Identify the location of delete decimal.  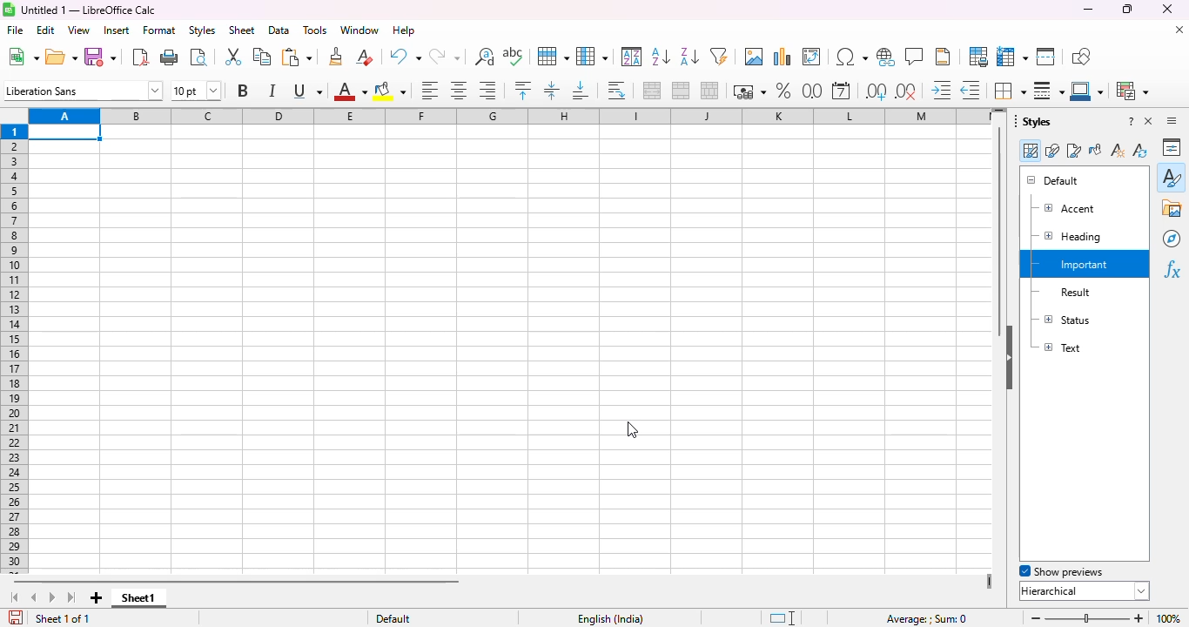
(971, 90).